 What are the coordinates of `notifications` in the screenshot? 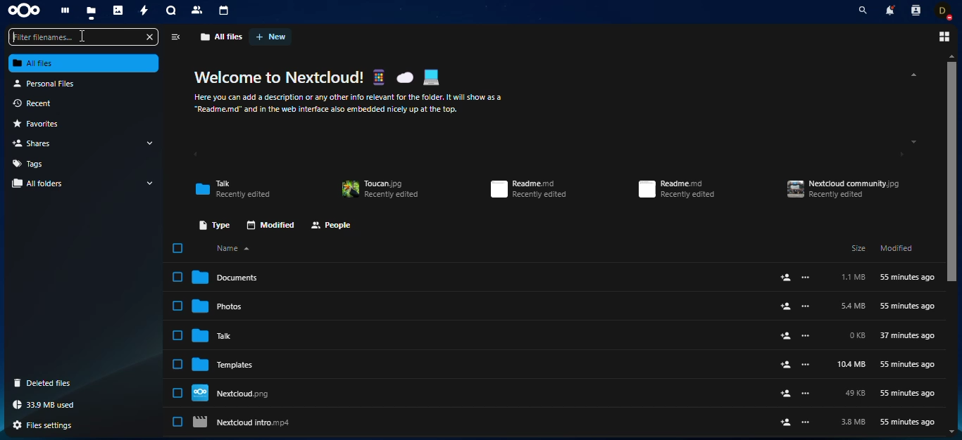 It's located at (889, 10).